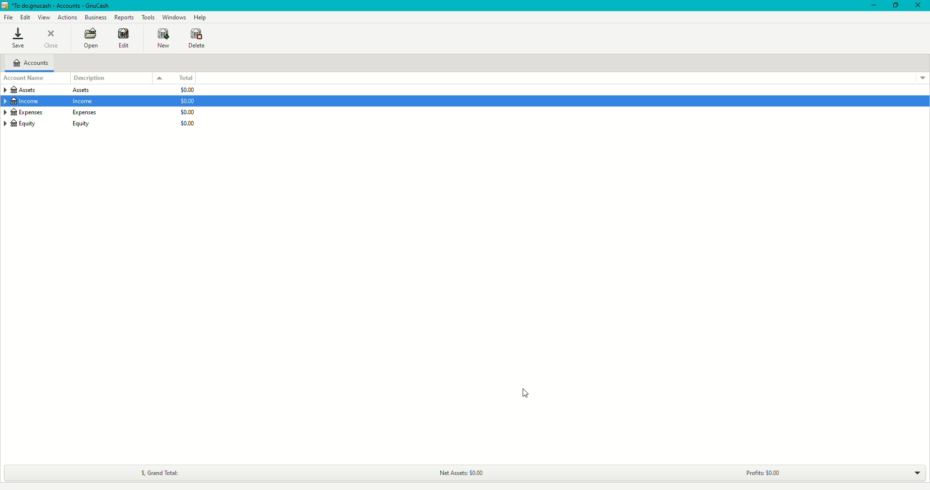 The width and height of the screenshot is (930, 490). Describe the element at coordinates (893, 5) in the screenshot. I see `Restore` at that location.